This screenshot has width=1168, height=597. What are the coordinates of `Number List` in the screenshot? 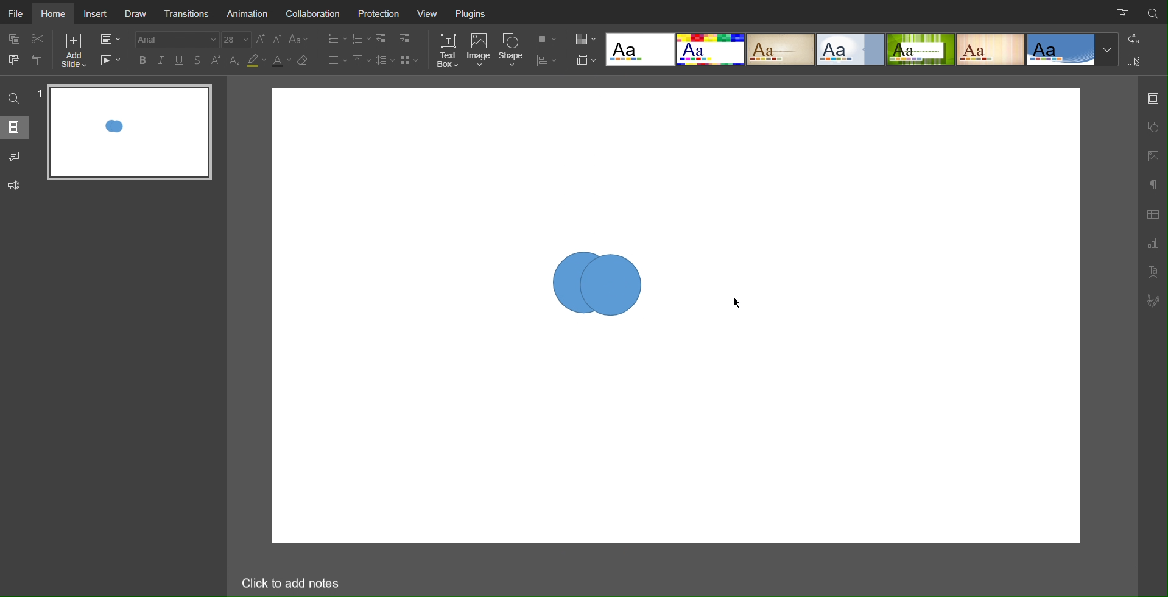 It's located at (361, 39).